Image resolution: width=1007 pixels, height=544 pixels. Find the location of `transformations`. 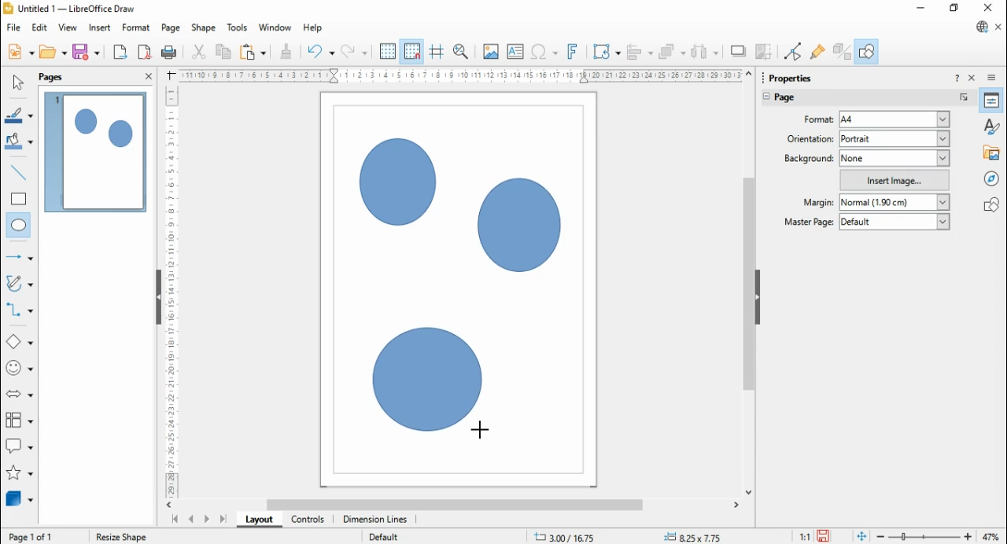

transformations is located at coordinates (605, 53).